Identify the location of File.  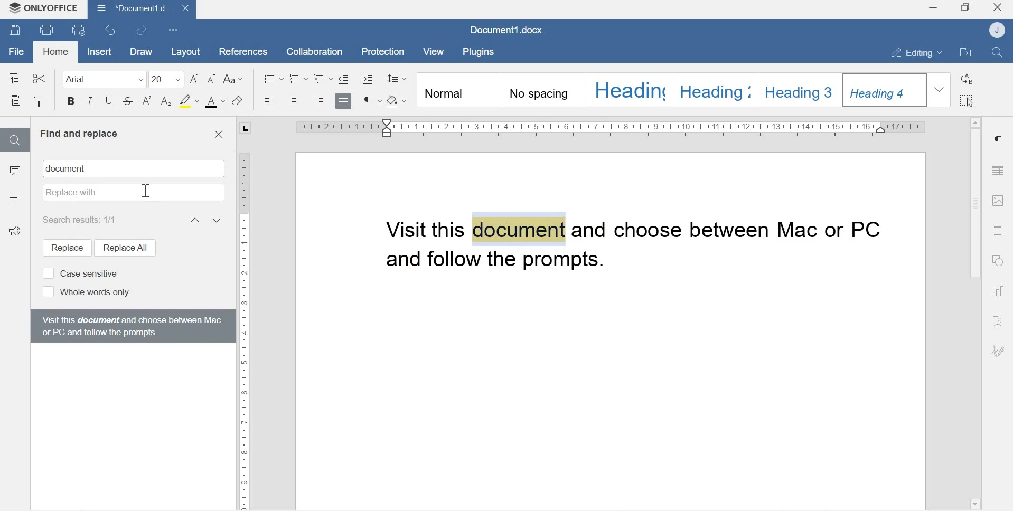
(16, 52).